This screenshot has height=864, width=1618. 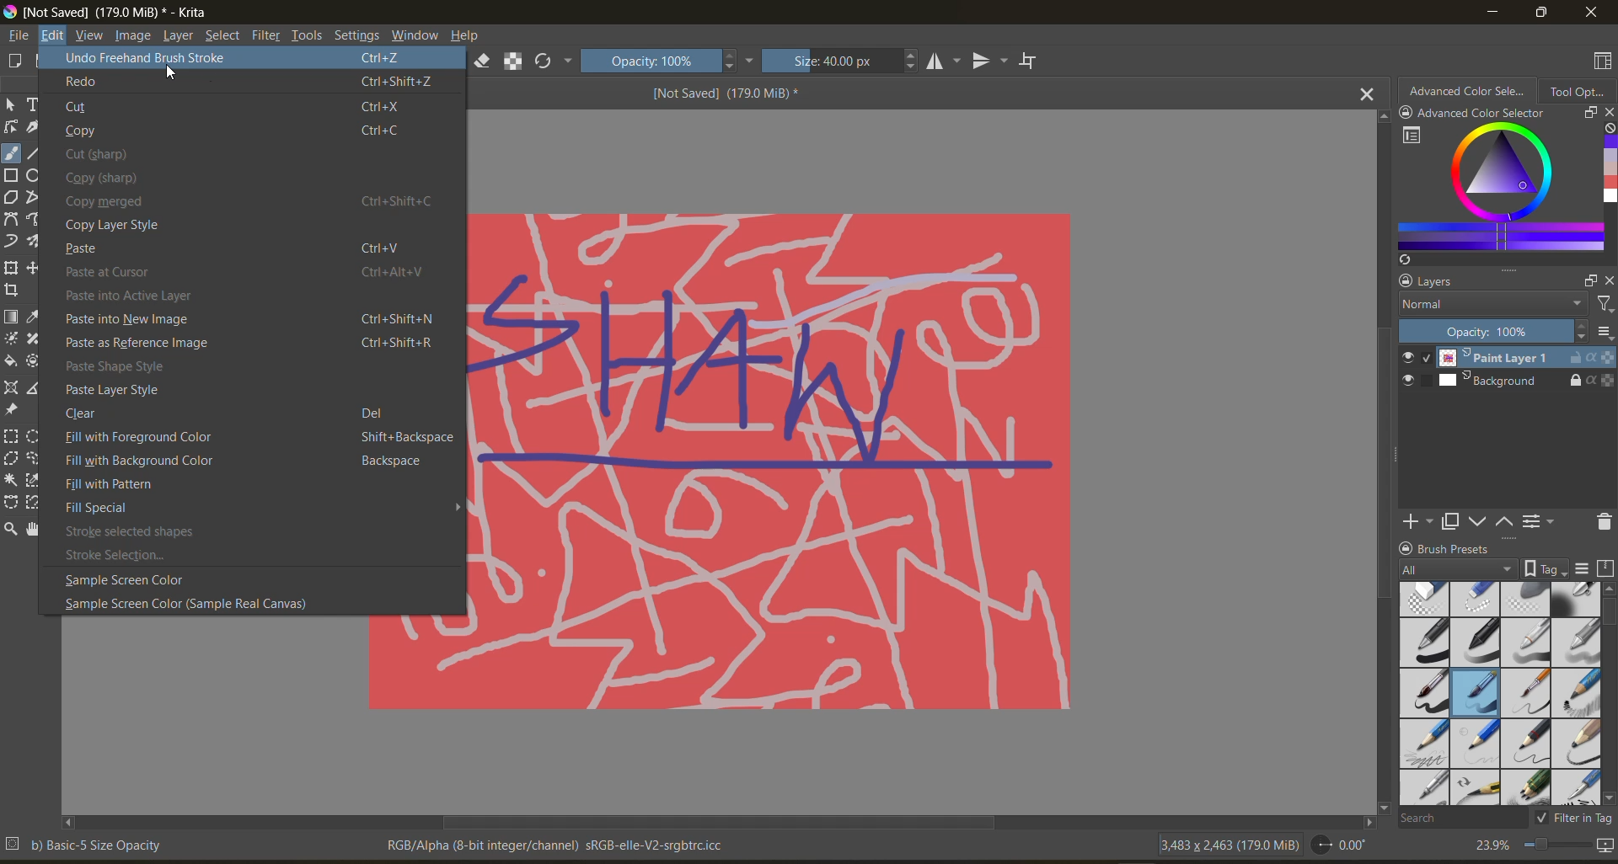 I want to click on opacity: 100%, so click(x=667, y=61).